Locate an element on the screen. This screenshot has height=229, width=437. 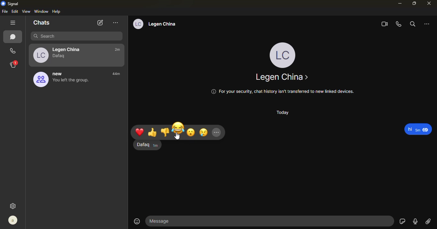
today is located at coordinates (282, 113).